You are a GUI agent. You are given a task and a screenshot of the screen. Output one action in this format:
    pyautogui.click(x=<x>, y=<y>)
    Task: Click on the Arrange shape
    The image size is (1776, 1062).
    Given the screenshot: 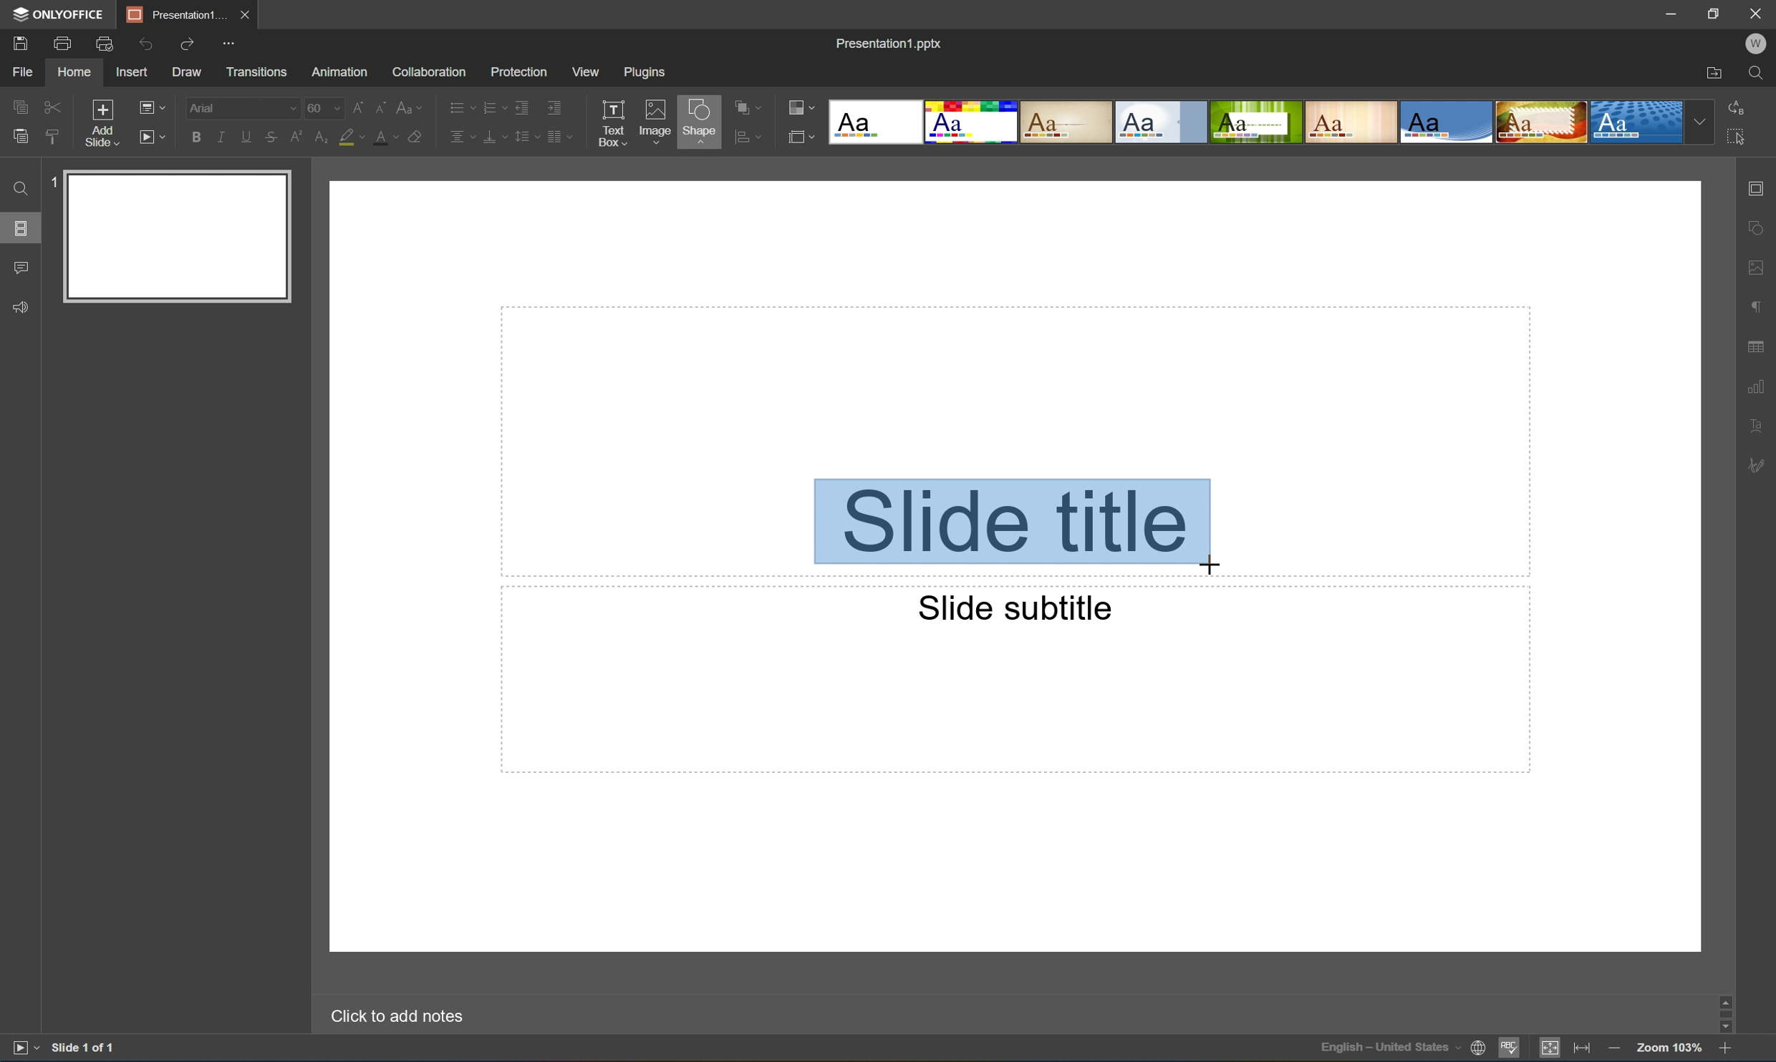 What is the action you would take?
    pyautogui.click(x=747, y=109)
    